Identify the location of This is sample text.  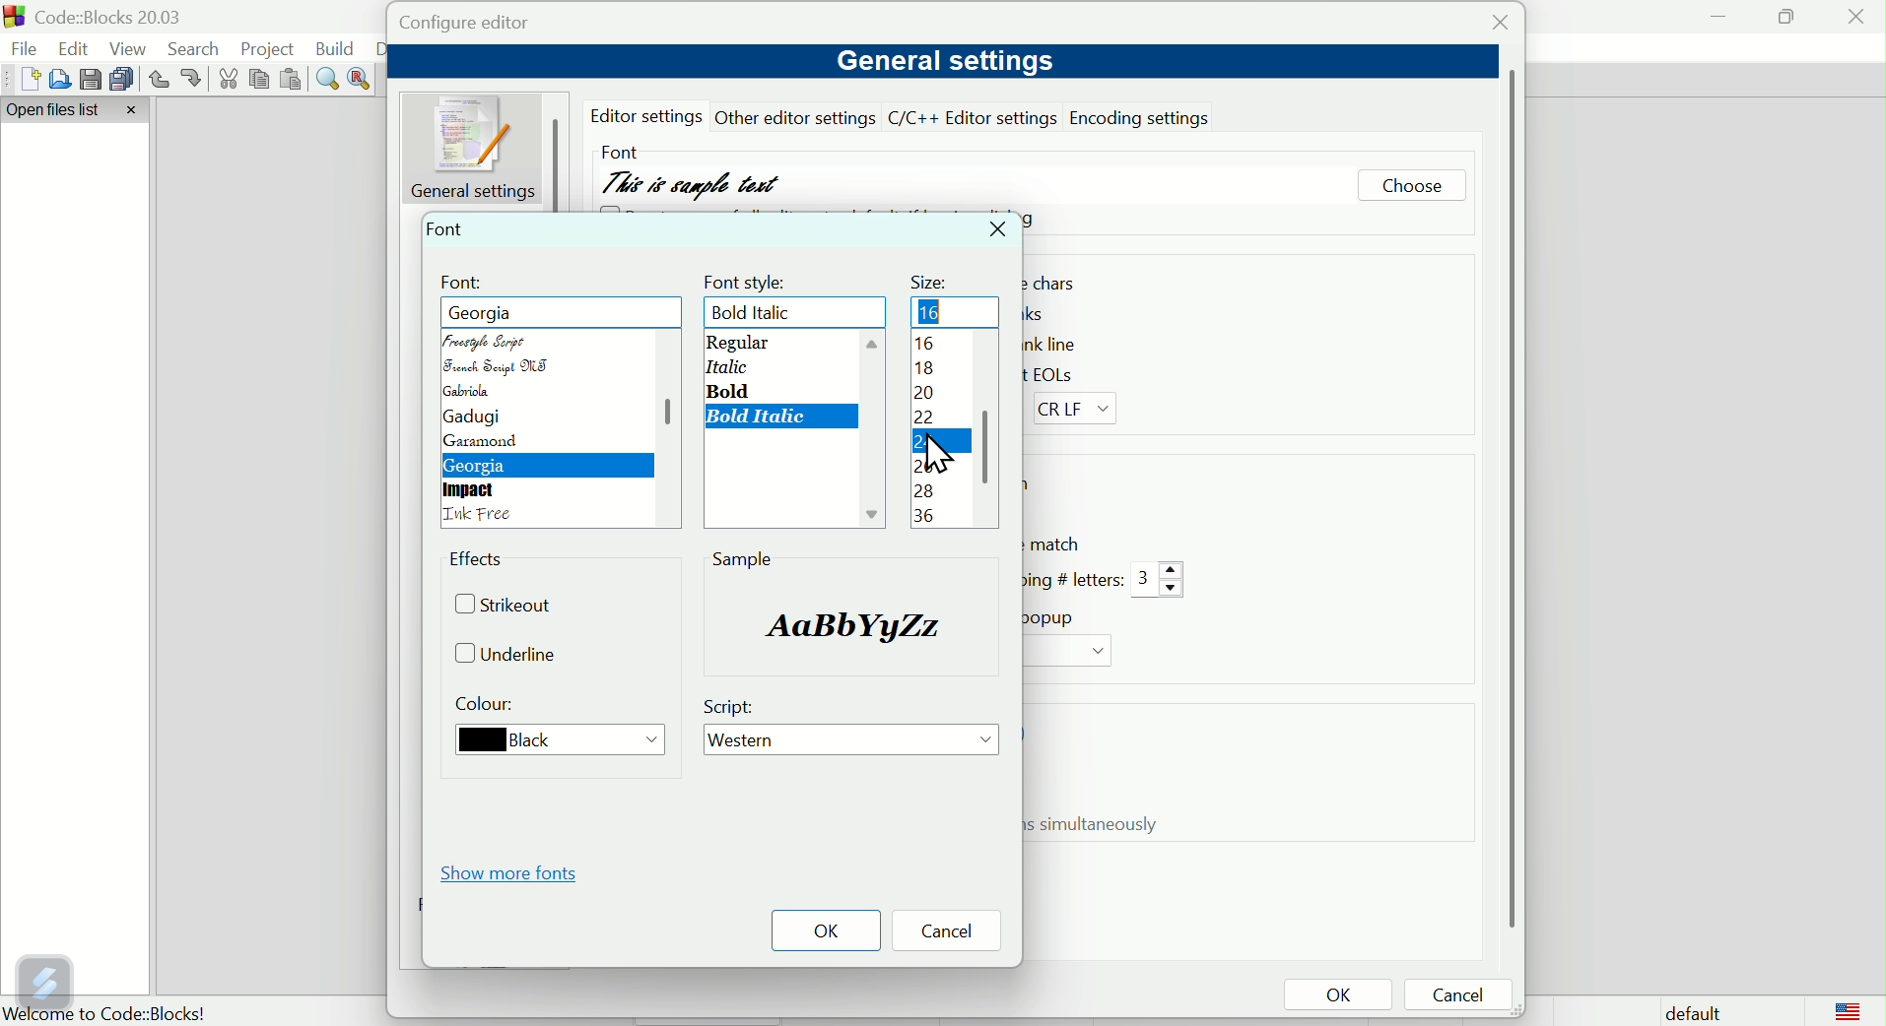
(695, 178).